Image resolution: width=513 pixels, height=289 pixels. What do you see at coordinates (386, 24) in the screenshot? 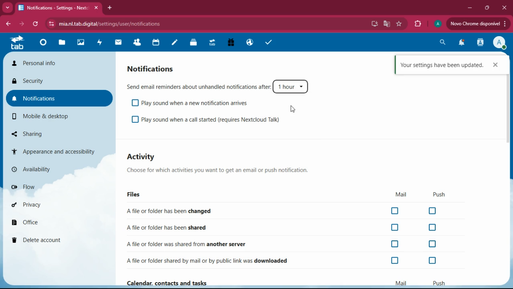
I see `google translate` at bounding box center [386, 24].